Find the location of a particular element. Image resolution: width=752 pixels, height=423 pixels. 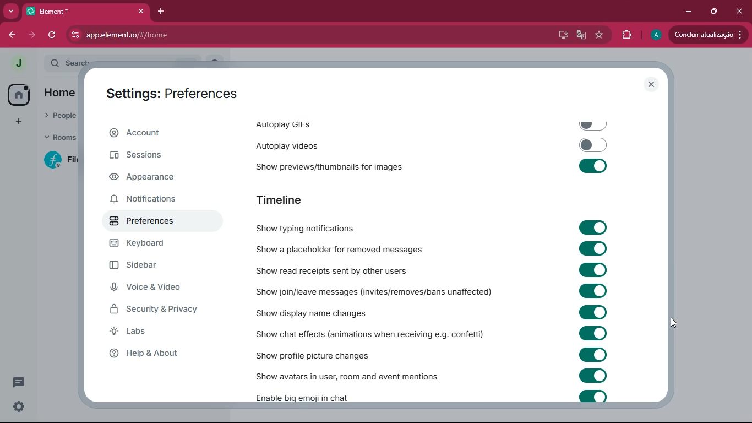

view profile  is located at coordinates (14, 63).